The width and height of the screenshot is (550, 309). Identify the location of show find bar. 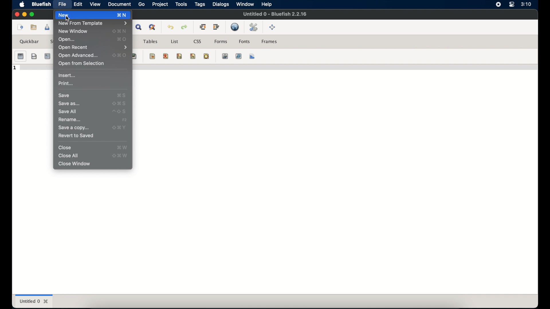
(139, 27).